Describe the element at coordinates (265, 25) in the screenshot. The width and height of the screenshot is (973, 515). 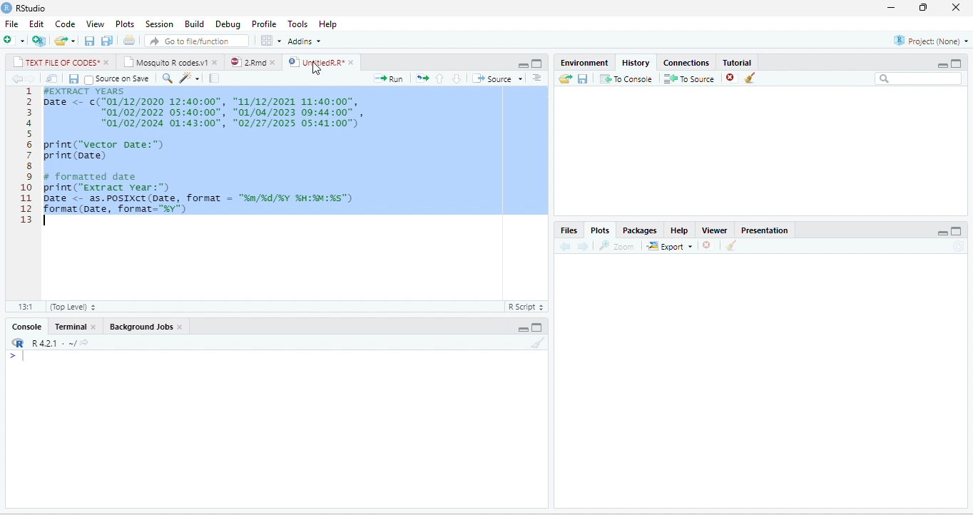
I see `Profile` at that location.